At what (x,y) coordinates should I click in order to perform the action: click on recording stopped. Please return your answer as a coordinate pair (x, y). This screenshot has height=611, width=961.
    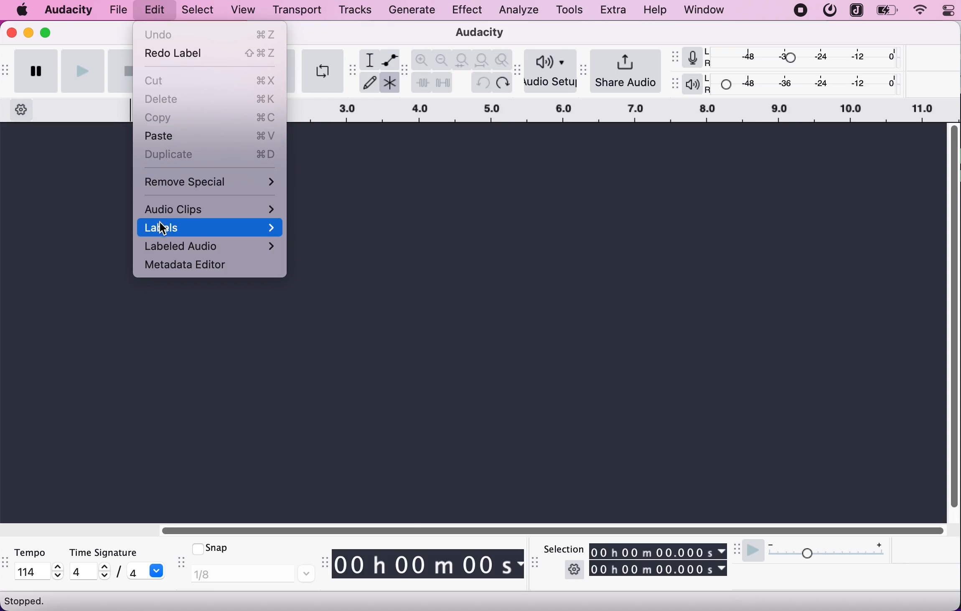
    Looking at the image, I should click on (801, 10).